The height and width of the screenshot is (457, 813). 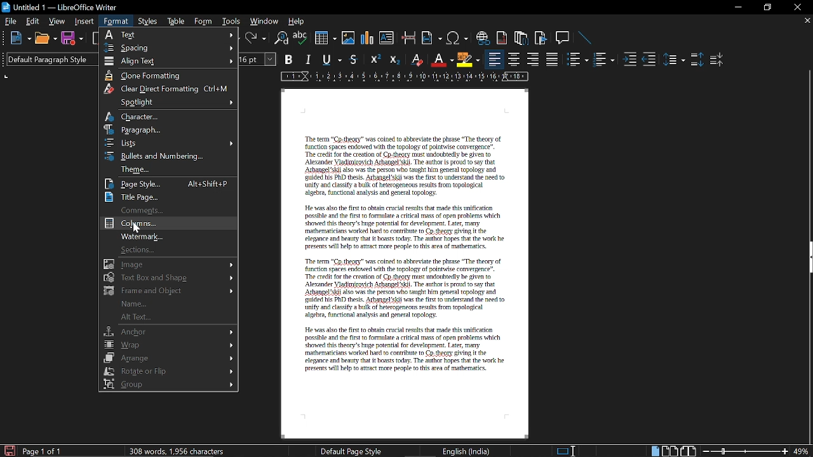 I want to click on Line, so click(x=588, y=39).